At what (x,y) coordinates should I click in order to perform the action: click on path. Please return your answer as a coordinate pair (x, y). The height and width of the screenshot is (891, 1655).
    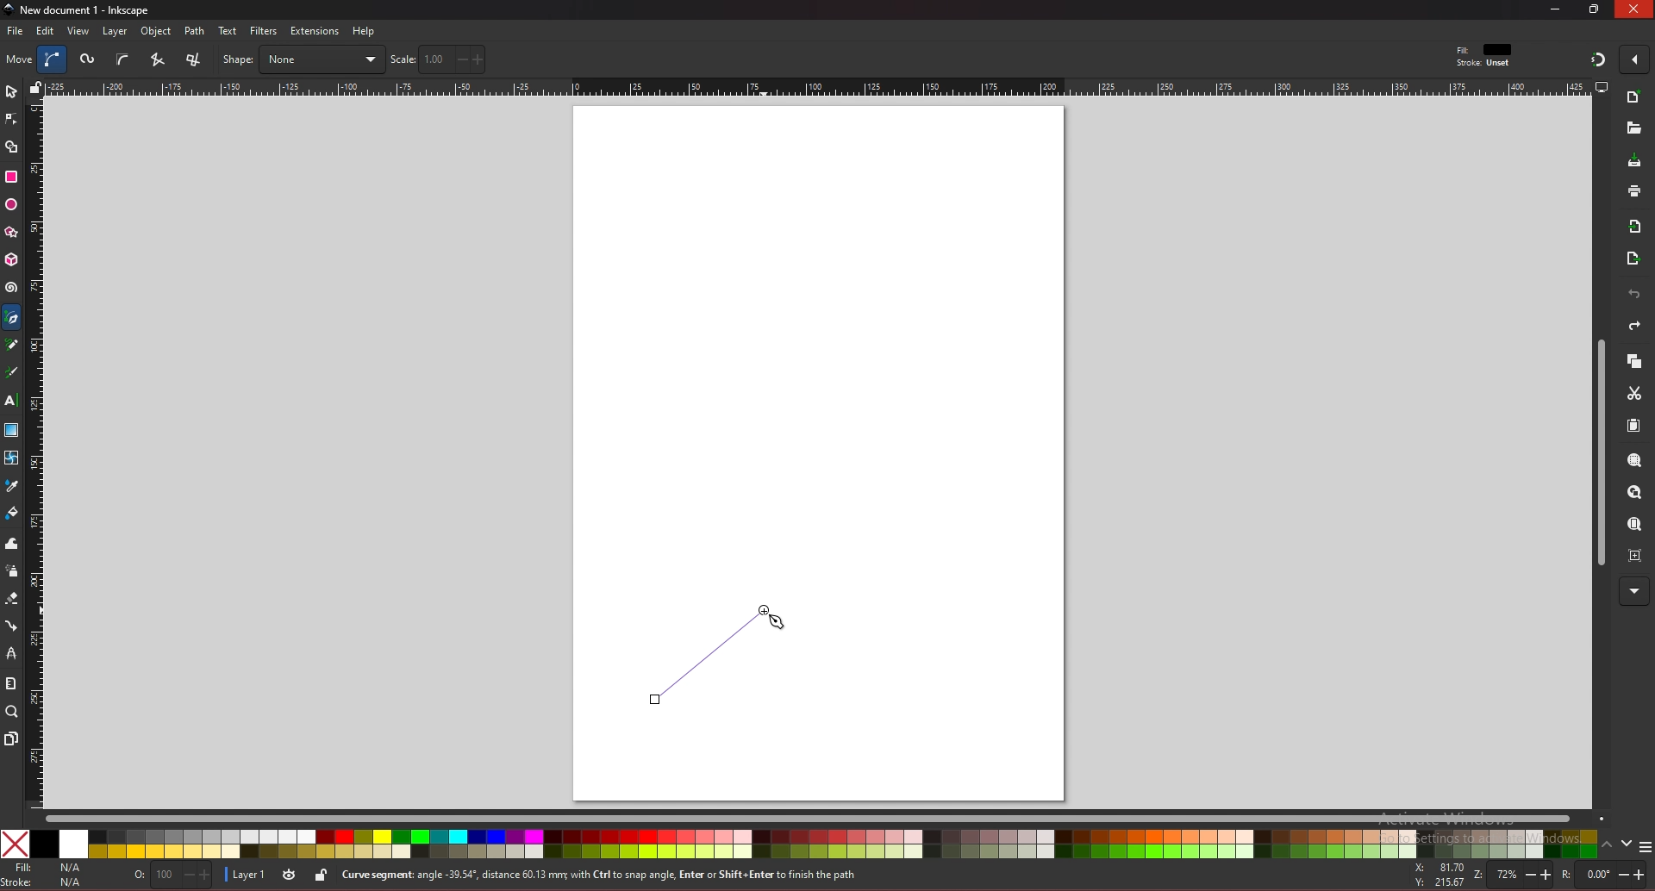
    Looking at the image, I should click on (196, 31).